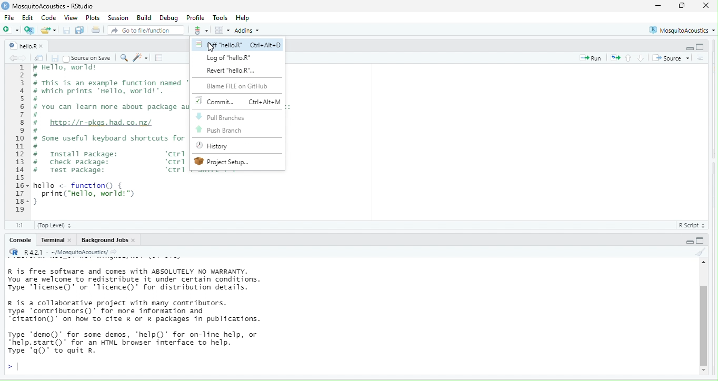 Image resolution: width=718 pixels, height=381 pixels. I want to click on  Help, so click(244, 18).